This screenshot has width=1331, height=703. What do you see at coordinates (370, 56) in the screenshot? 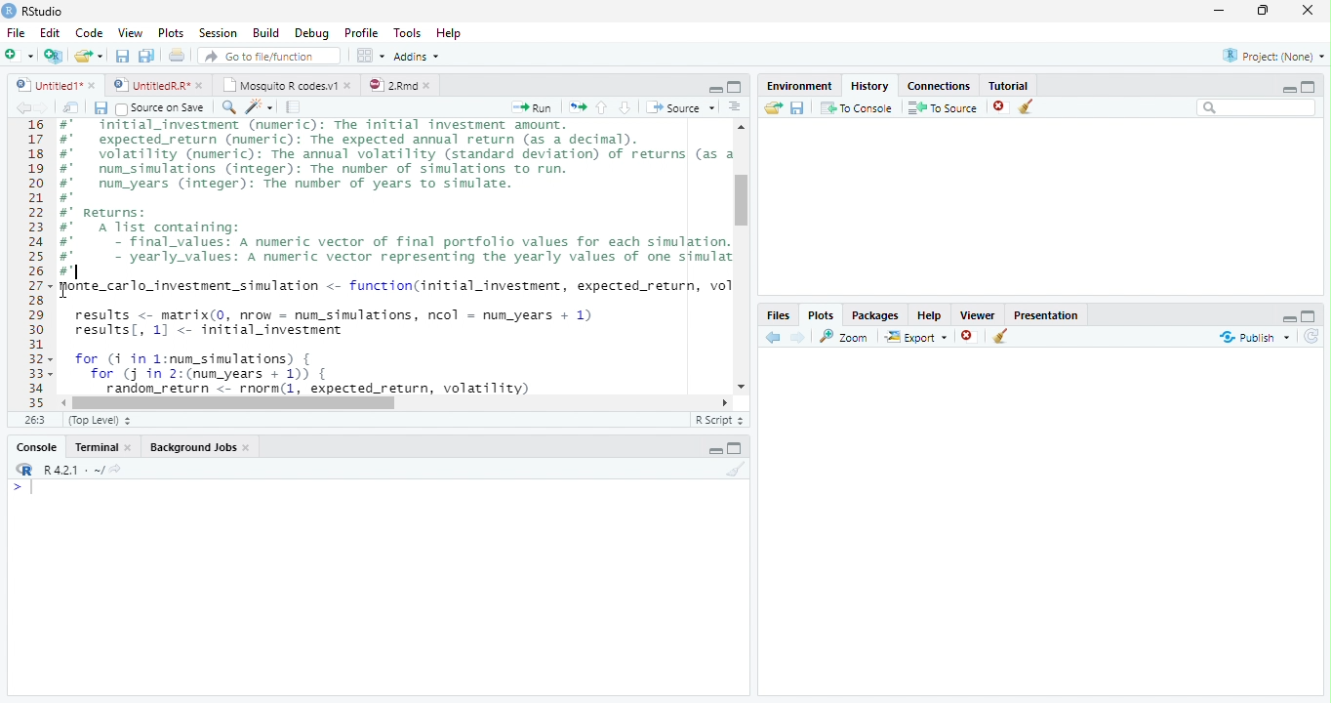
I see `Workspace Panes` at bounding box center [370, 56].